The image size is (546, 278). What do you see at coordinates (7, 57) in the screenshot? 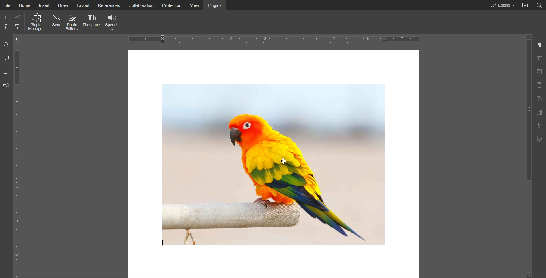
I see `Comments` at bounding box center [7, 57].